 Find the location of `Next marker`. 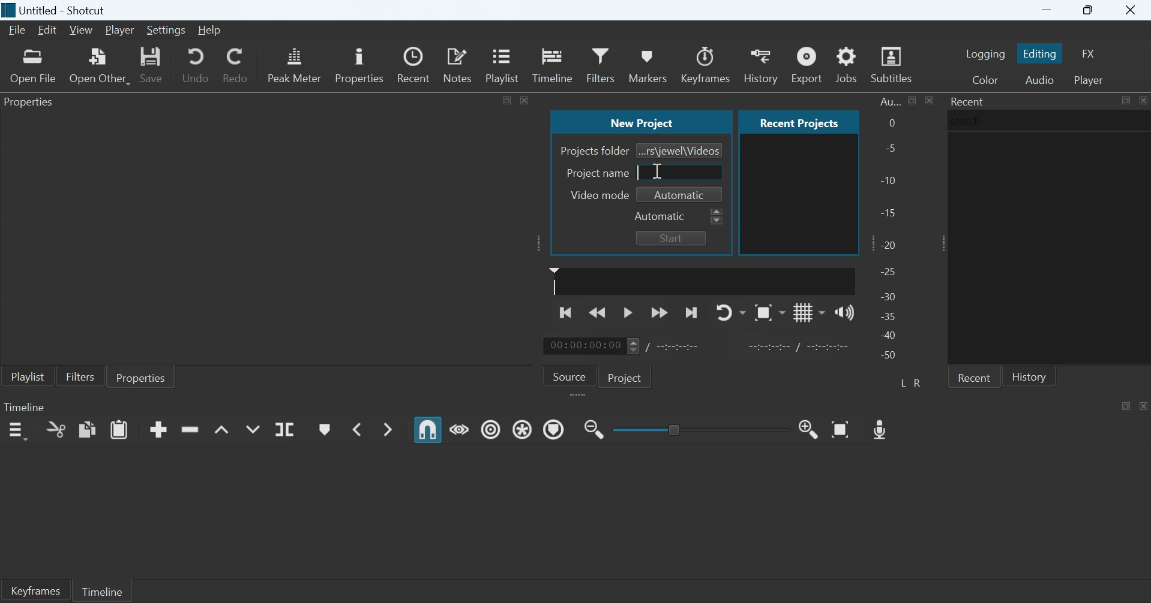

Next marker is located at coordinates (389, 429).